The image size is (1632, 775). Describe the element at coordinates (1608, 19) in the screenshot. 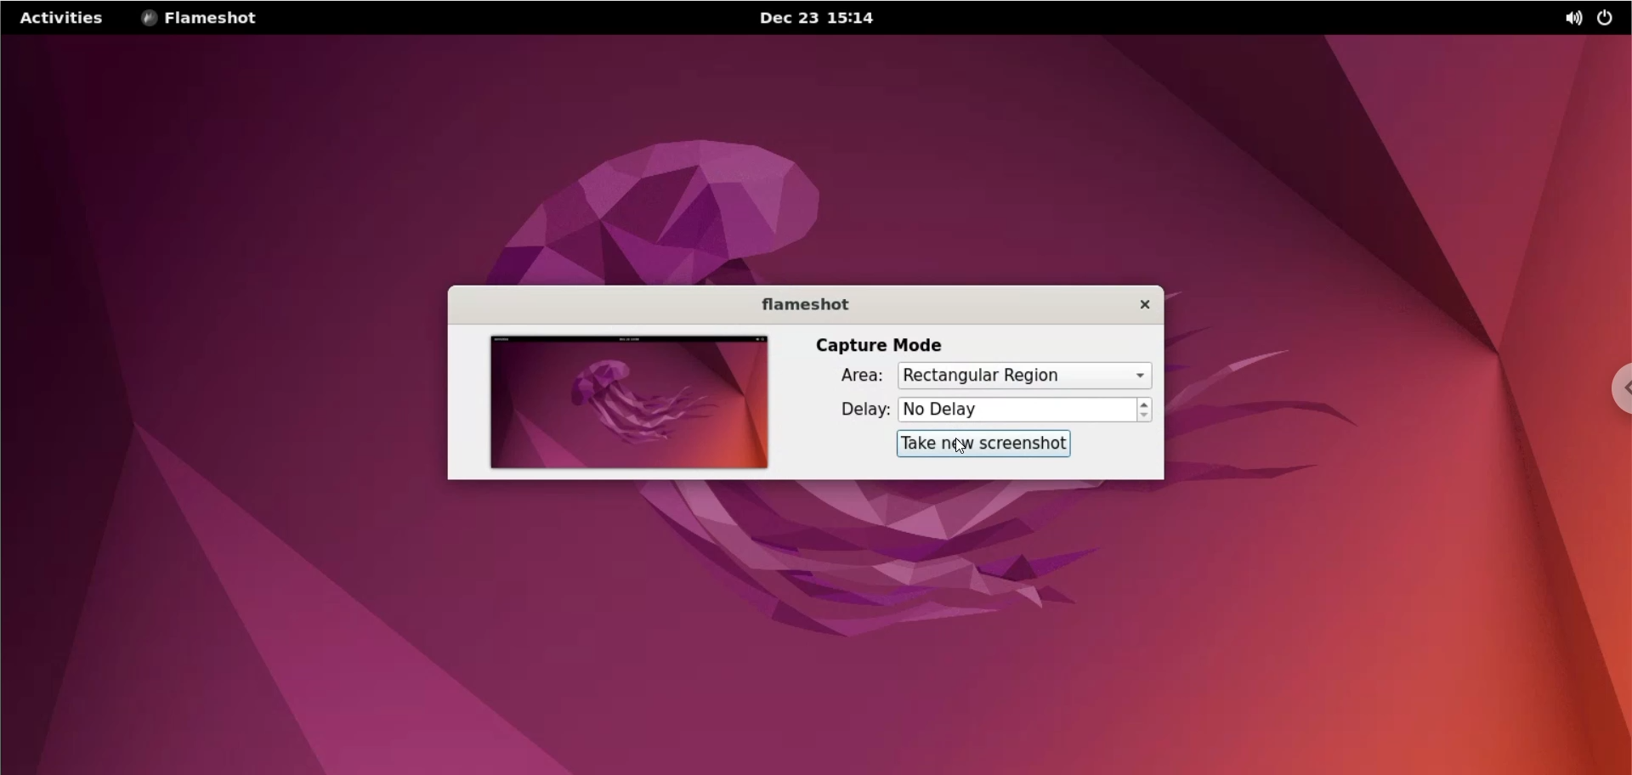

I see `power options` at that location.